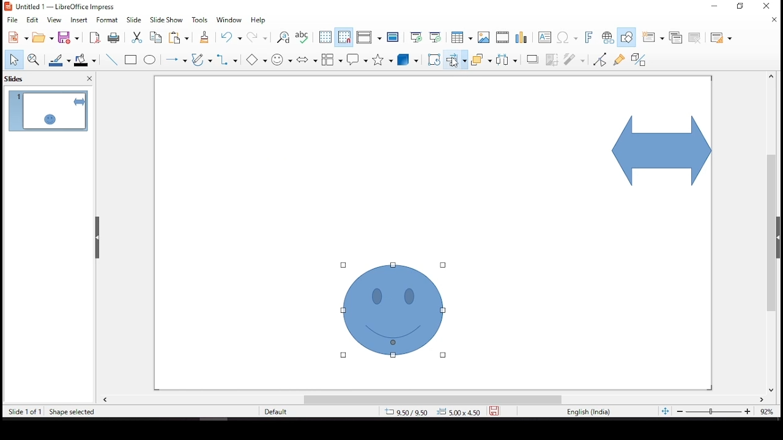  Describe the element at coordinates (98, 238) in the screenshot. I see `drag handles` at that location.